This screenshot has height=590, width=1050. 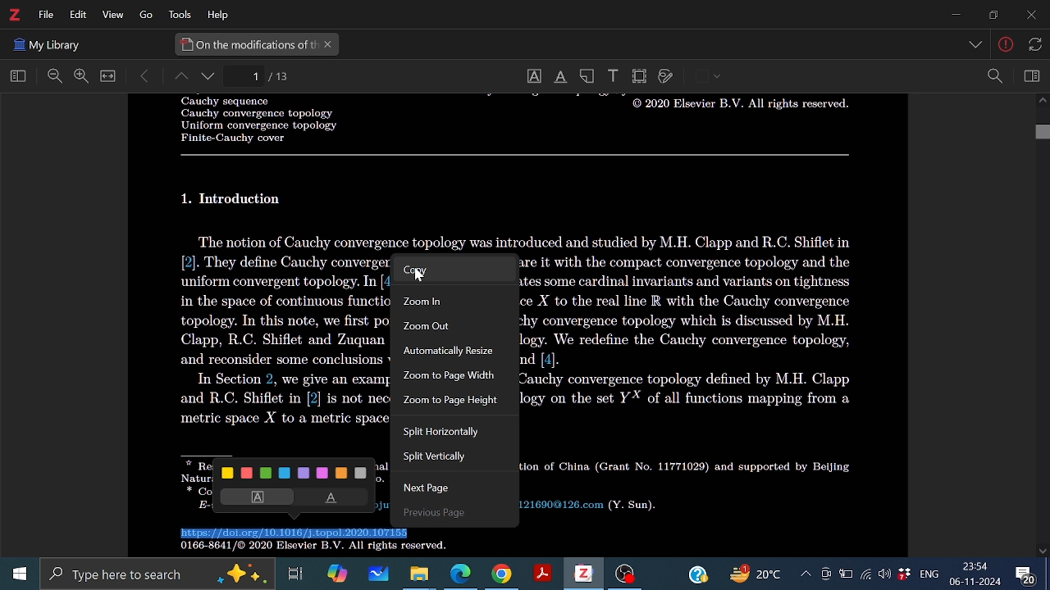 What do you see at coordinates (559, 77) in the screenshot?
I see `Underline text` at bounding box center [559, 77].